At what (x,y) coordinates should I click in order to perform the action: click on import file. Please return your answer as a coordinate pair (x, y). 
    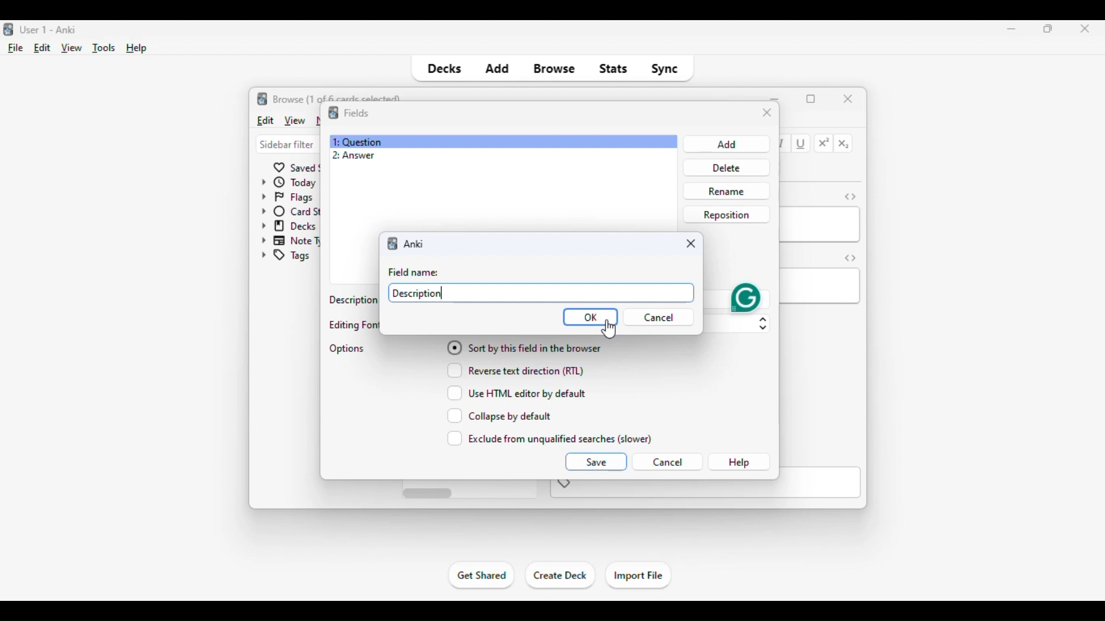
    Looking at the image, I should click on (638, 576).